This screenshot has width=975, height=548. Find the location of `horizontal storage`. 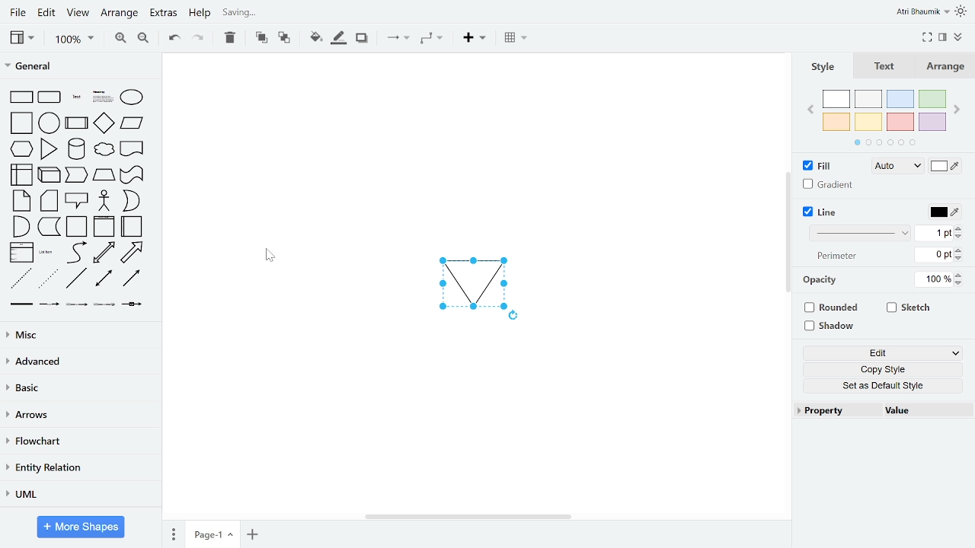

horizontal storage is located at coordinates (133, 227).